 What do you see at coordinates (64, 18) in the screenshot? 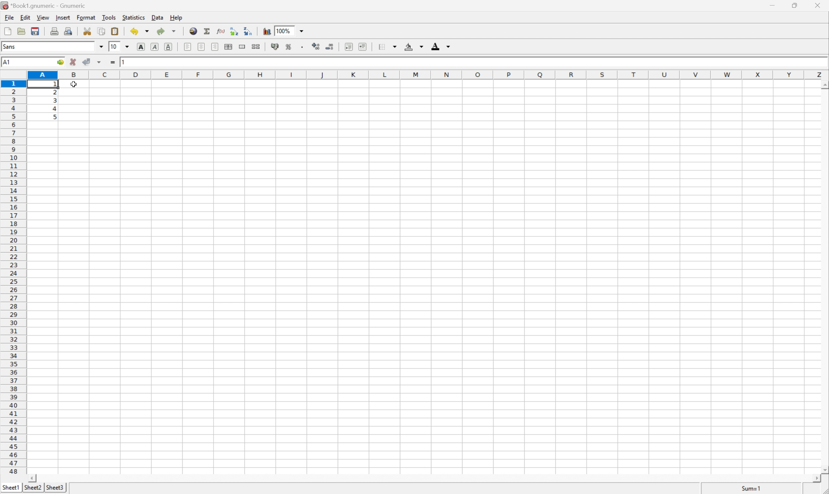
I see `Insert` at bounding box center [64, 18].